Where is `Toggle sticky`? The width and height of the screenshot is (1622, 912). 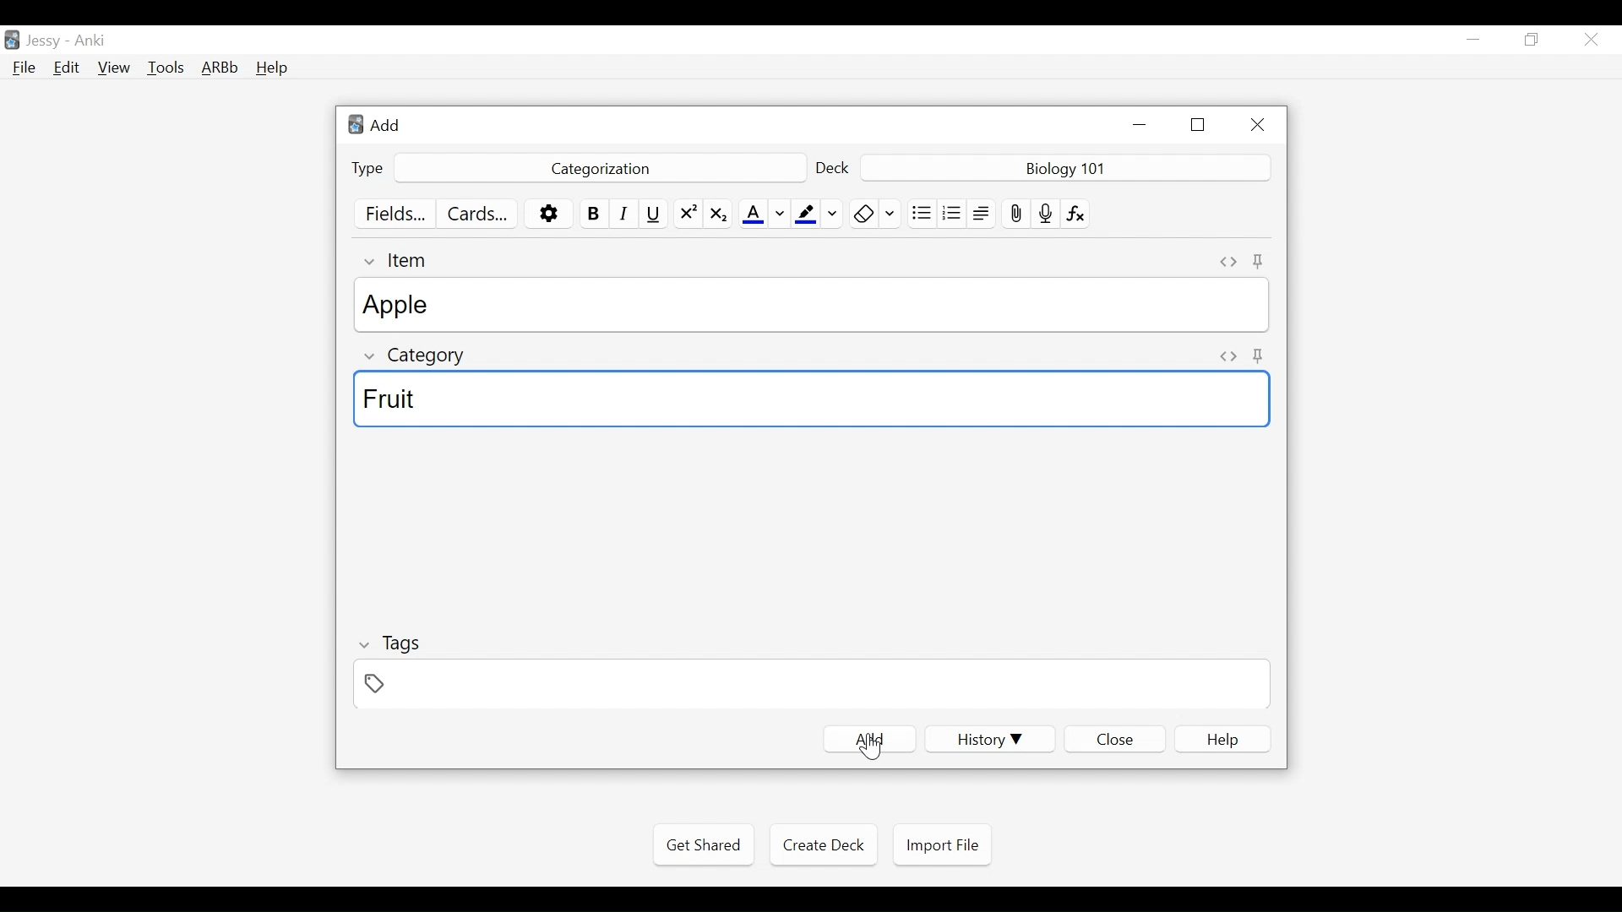 Toggle sticky is located at coordinates (1260, 355).